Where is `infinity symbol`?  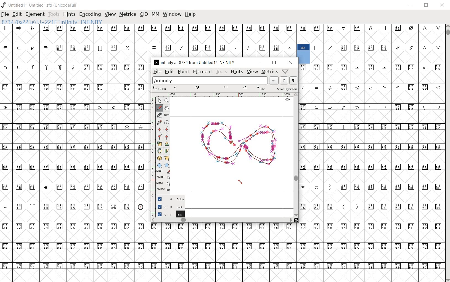 infinity symbol is located at coordinates (303, 47).